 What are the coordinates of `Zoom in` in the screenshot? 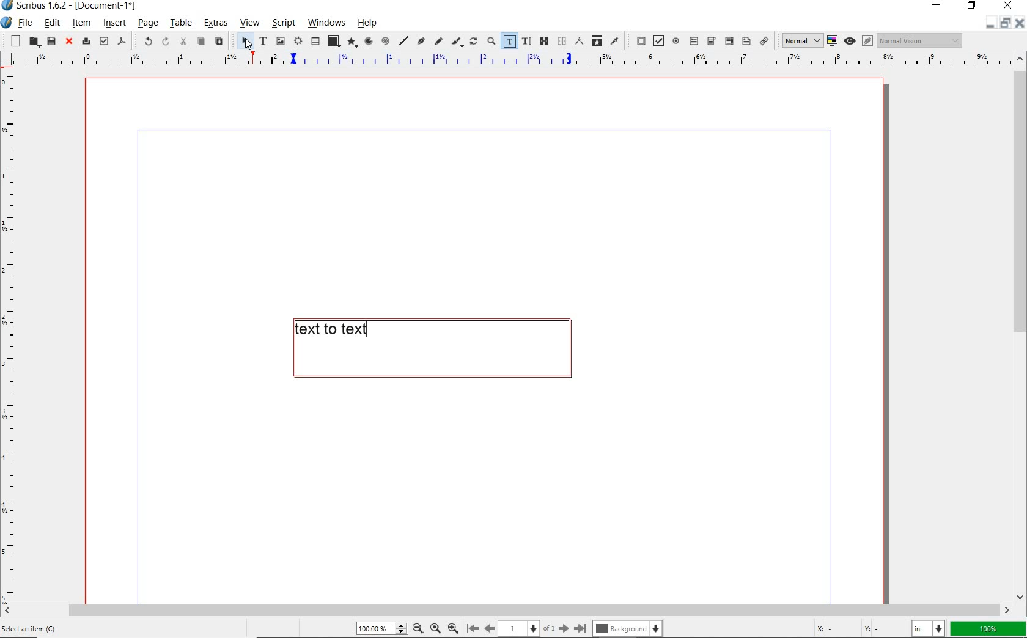 It's located at (453, 627).